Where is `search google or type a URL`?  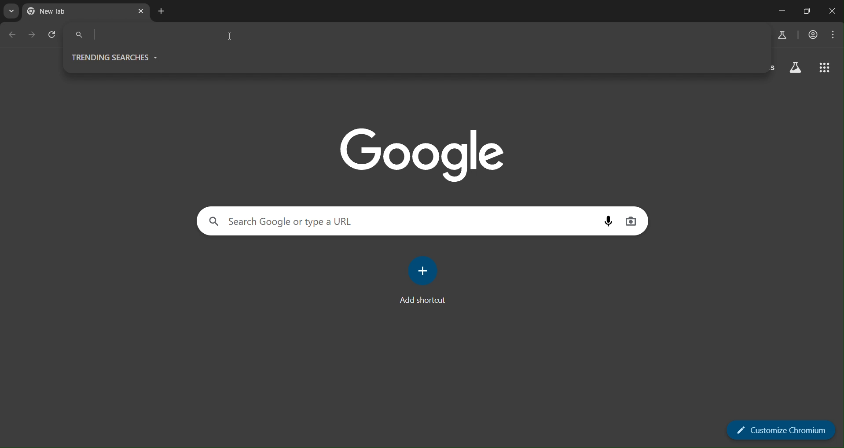 search google or type a URL is located at coordinates (402, 221).